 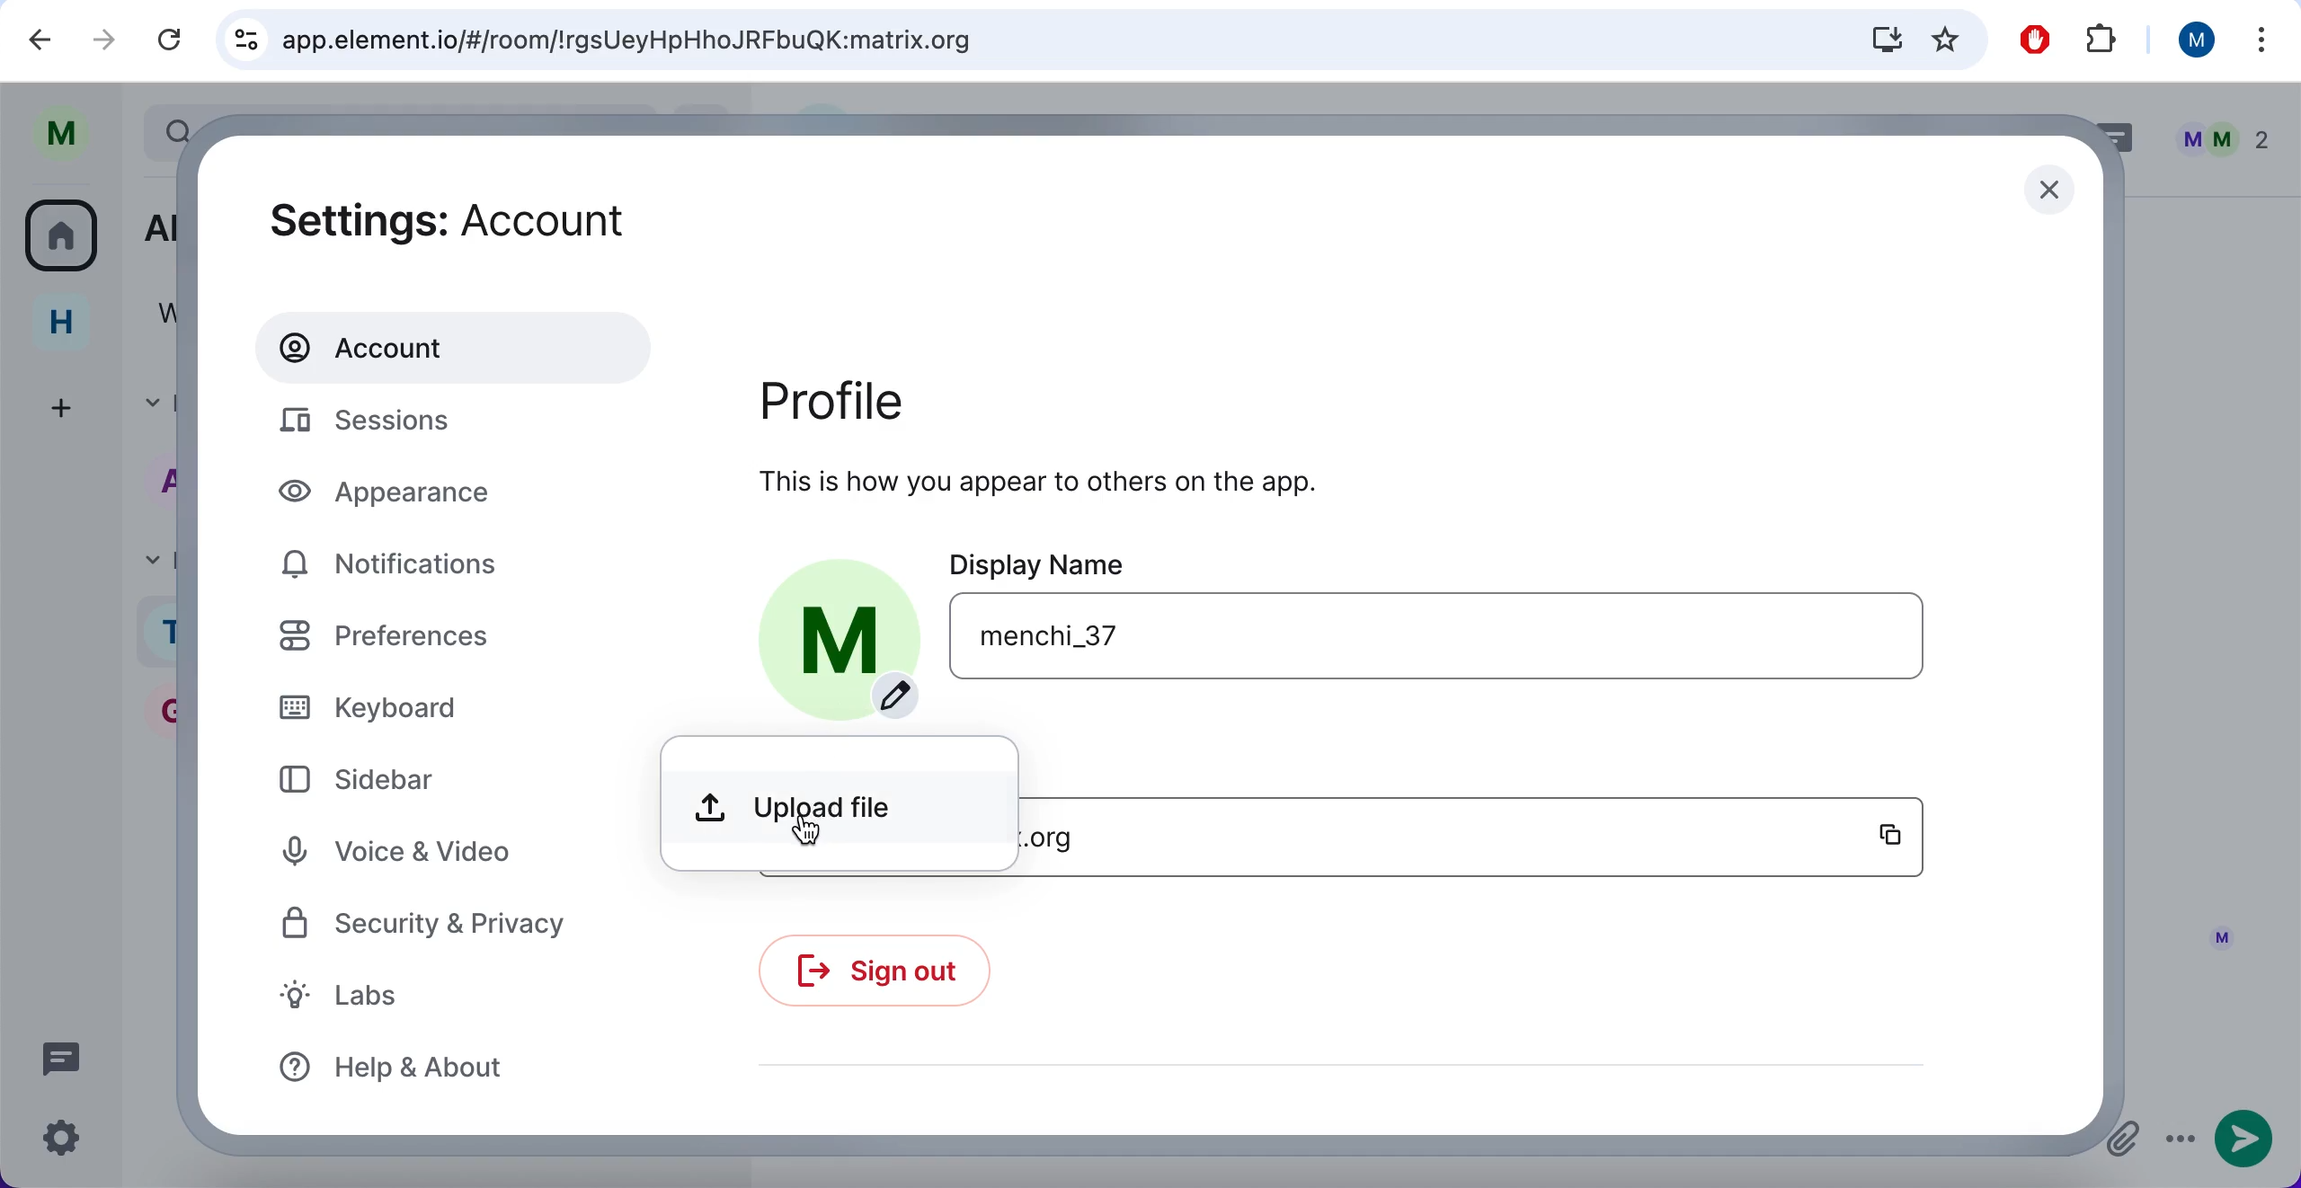 What do you see at coordinates (401, 706) in the screenshot?
I see `keyboard` at bounding box center [401, 706].